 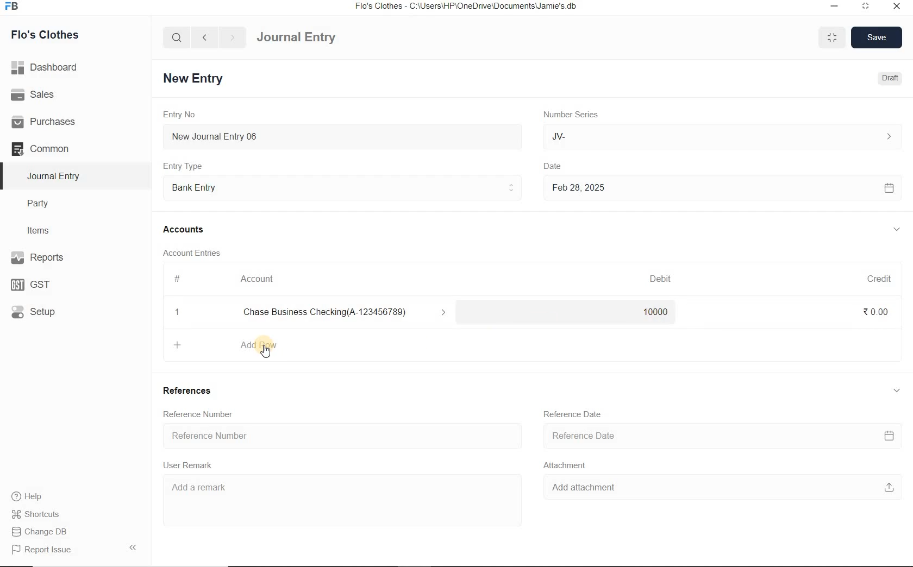 What do you see at coordinates (191, 392) in the screenshot?
I see `References` at bounding box center [191, 392].